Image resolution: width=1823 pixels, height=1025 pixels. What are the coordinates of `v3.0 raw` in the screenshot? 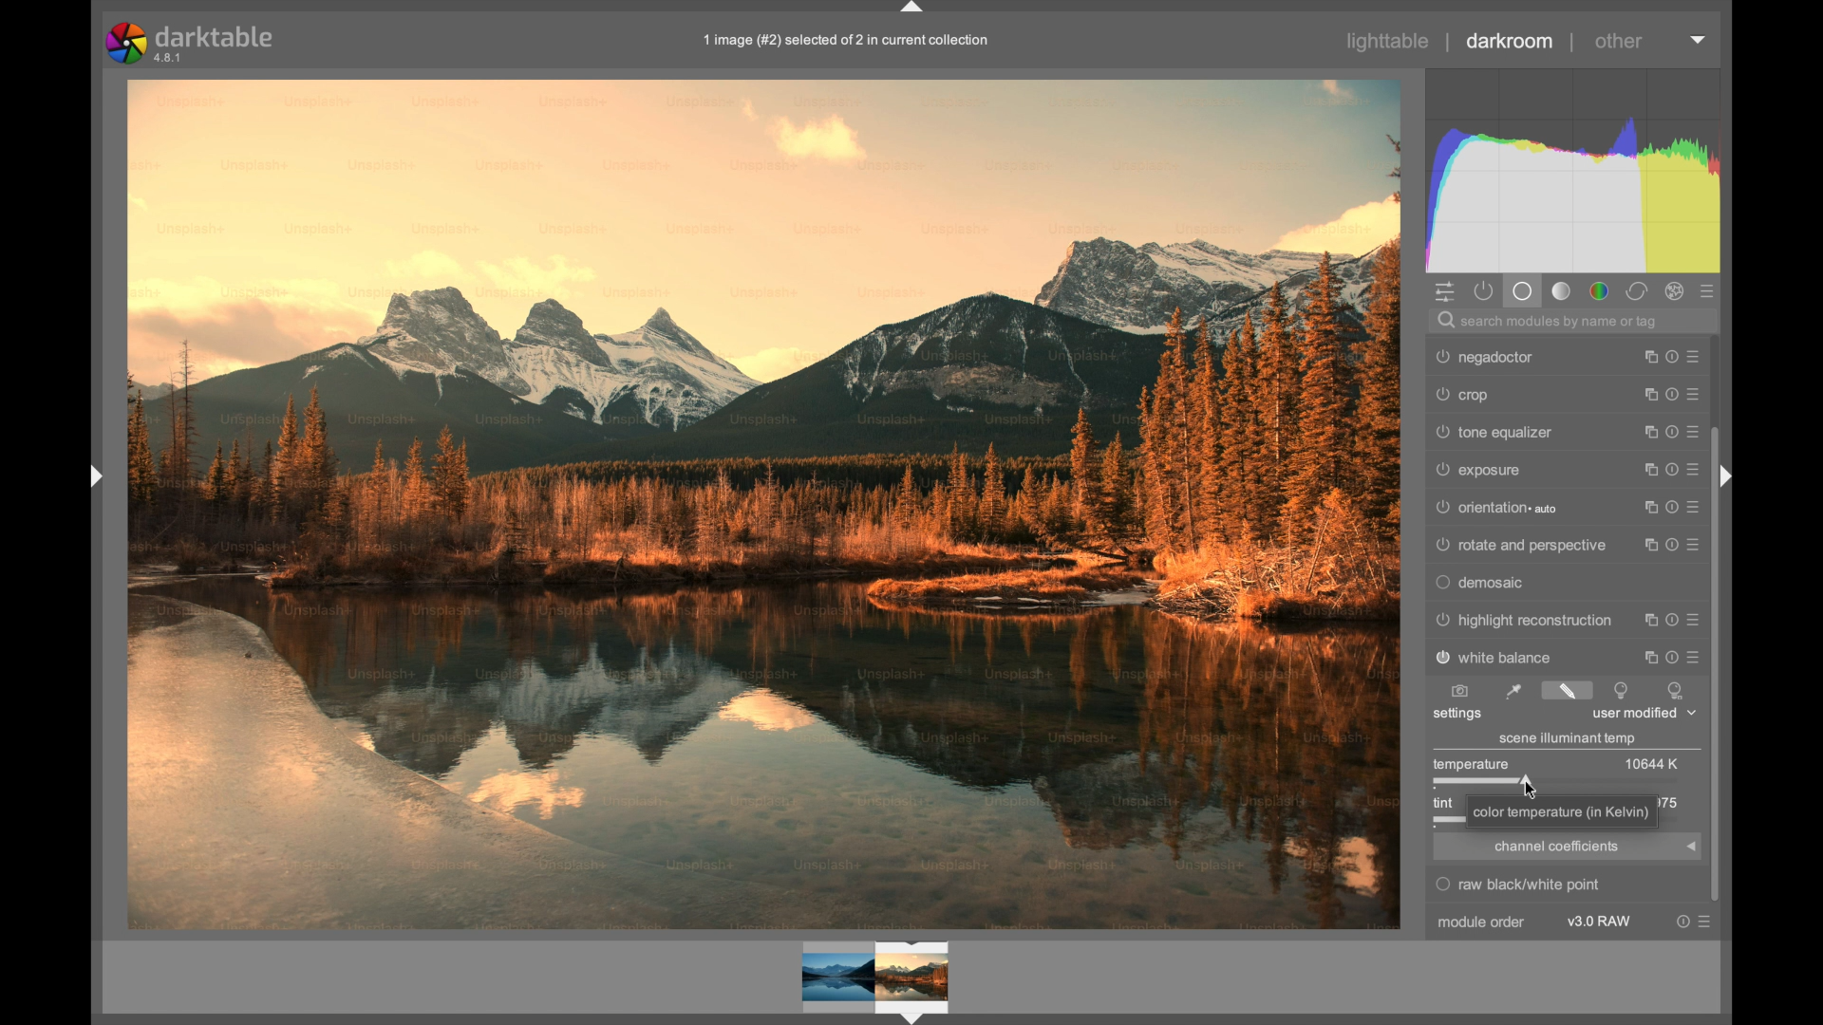 It's located at (1600, 922).